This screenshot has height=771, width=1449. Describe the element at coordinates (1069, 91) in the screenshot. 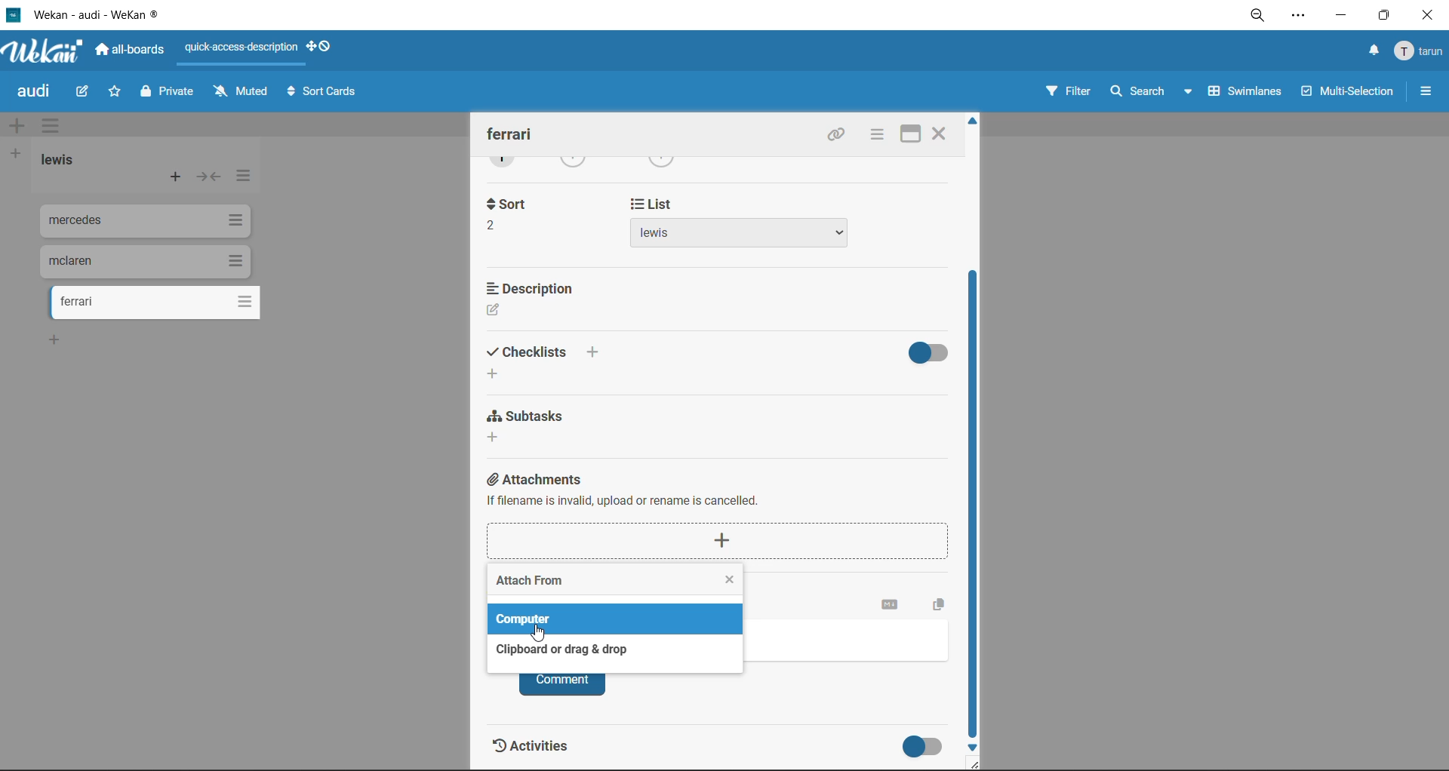

I see `filter` at that location.